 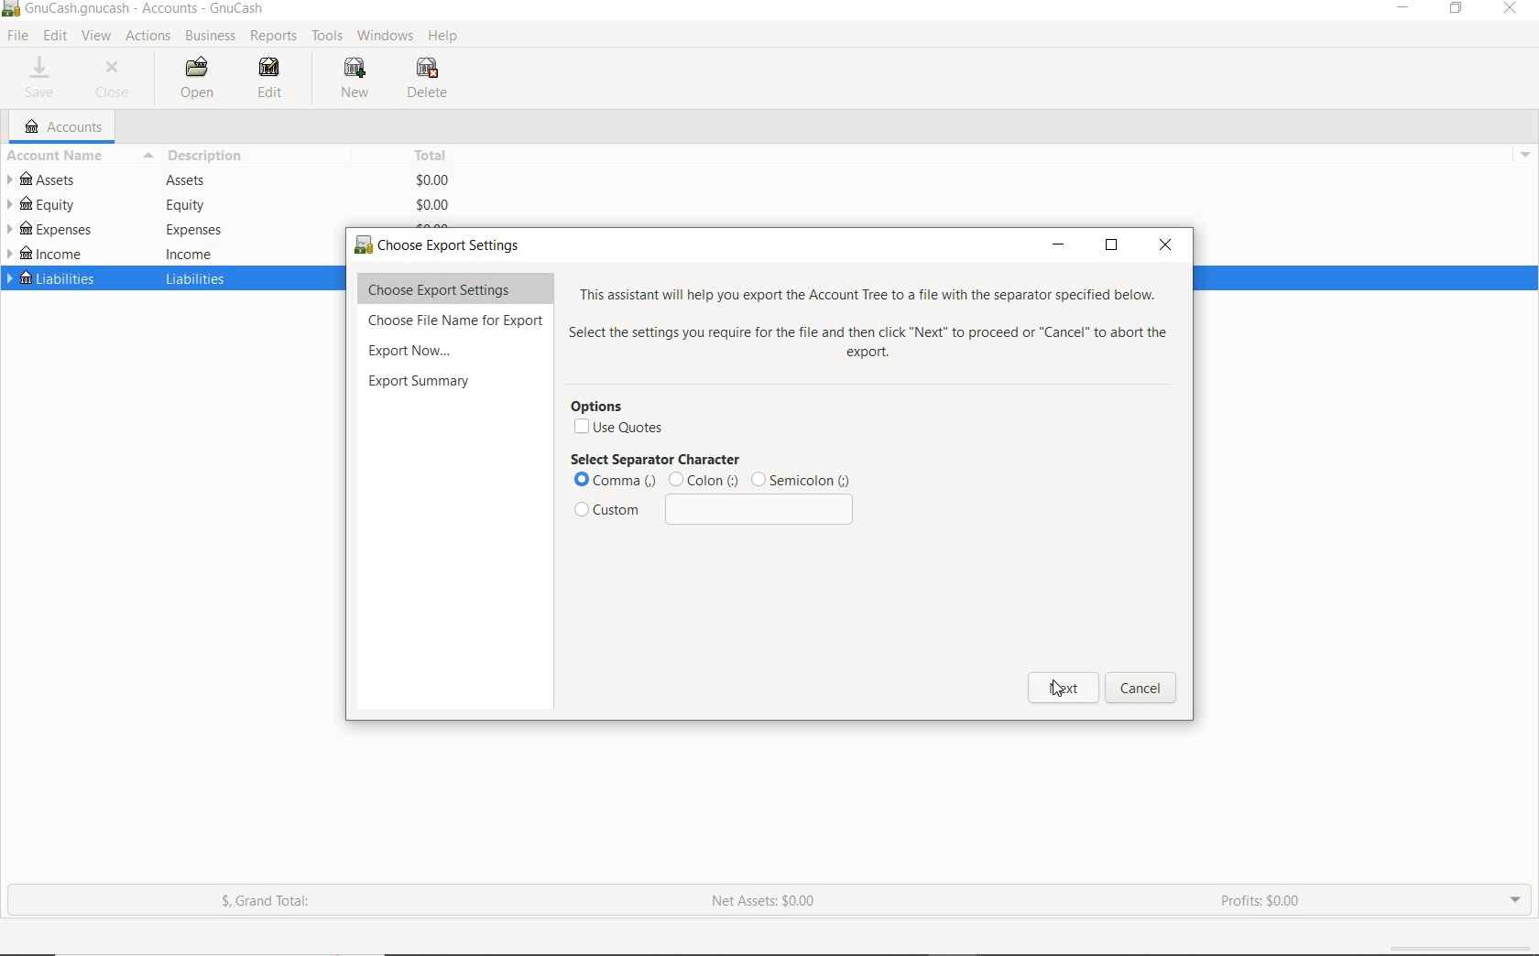 What do you see at coordinates (209, 37) in the screenshot?
I see `BUSINESS` at bounding box center [209, 37].